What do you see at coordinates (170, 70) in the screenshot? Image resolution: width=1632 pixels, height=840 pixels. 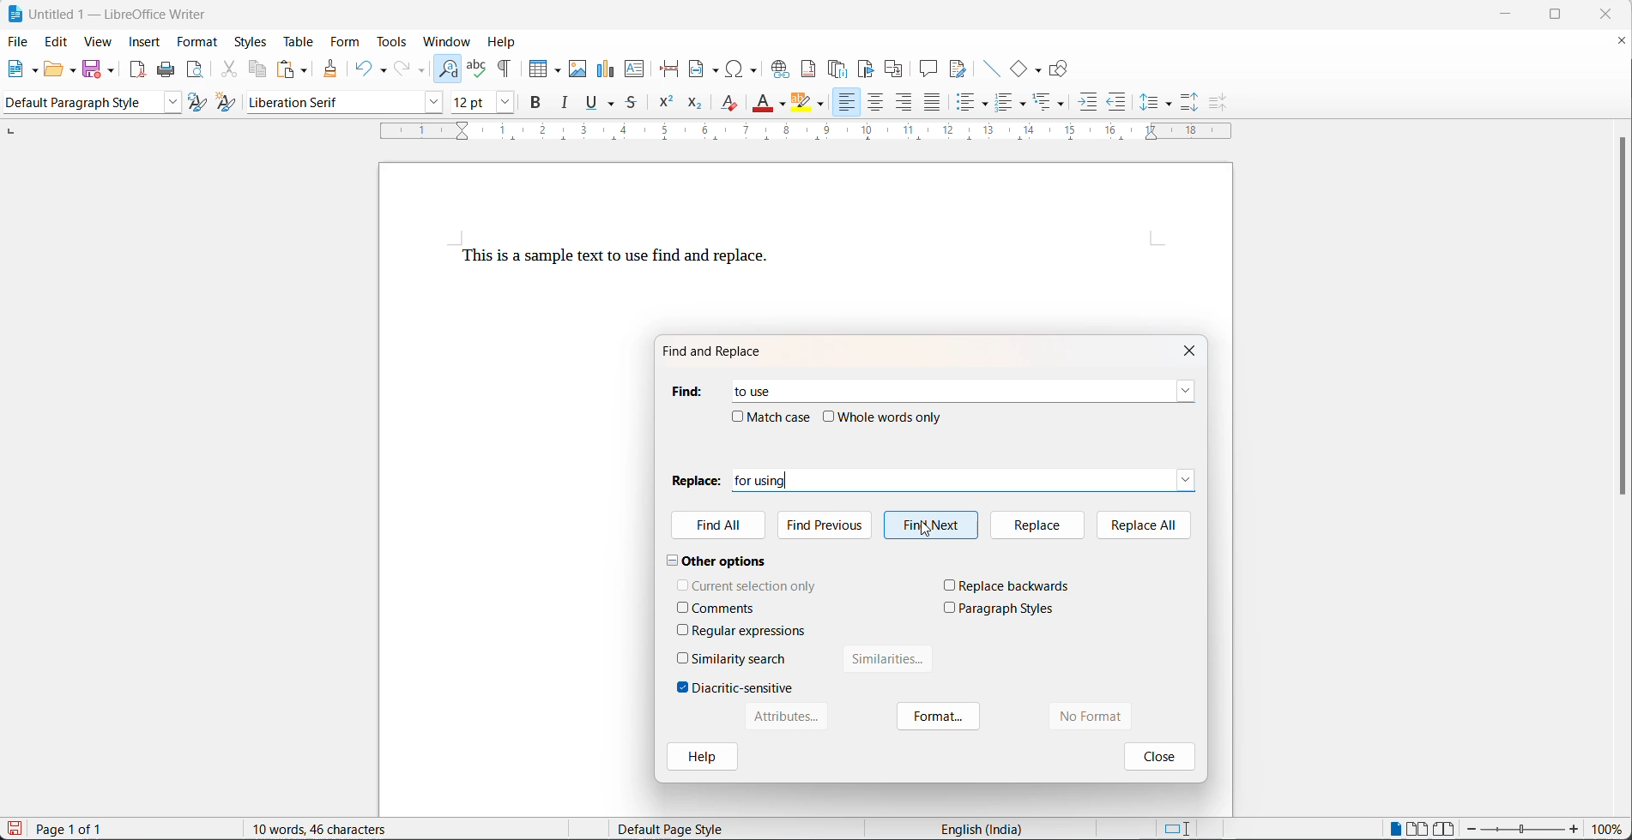 I see `print` at bounding box center [170, 70].